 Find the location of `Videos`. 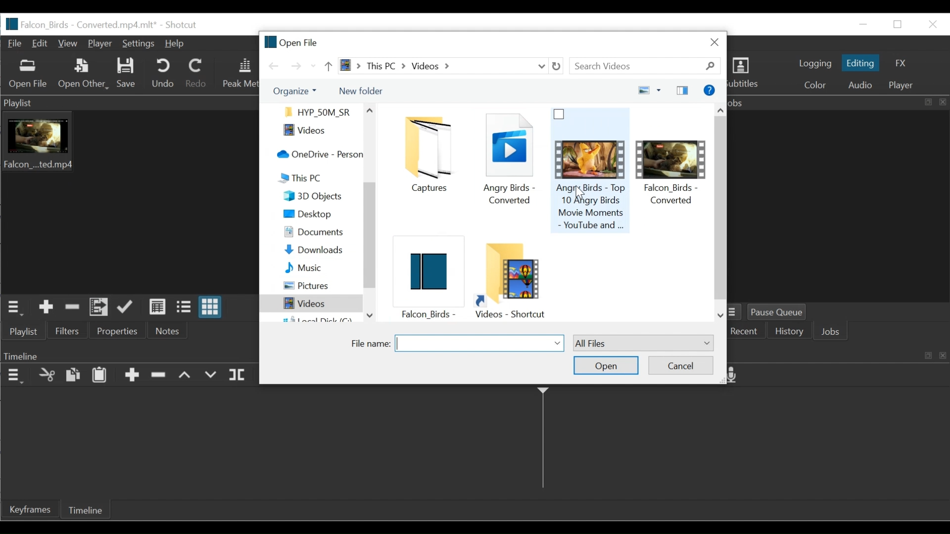

Videos is located at coordinates (308, 304).